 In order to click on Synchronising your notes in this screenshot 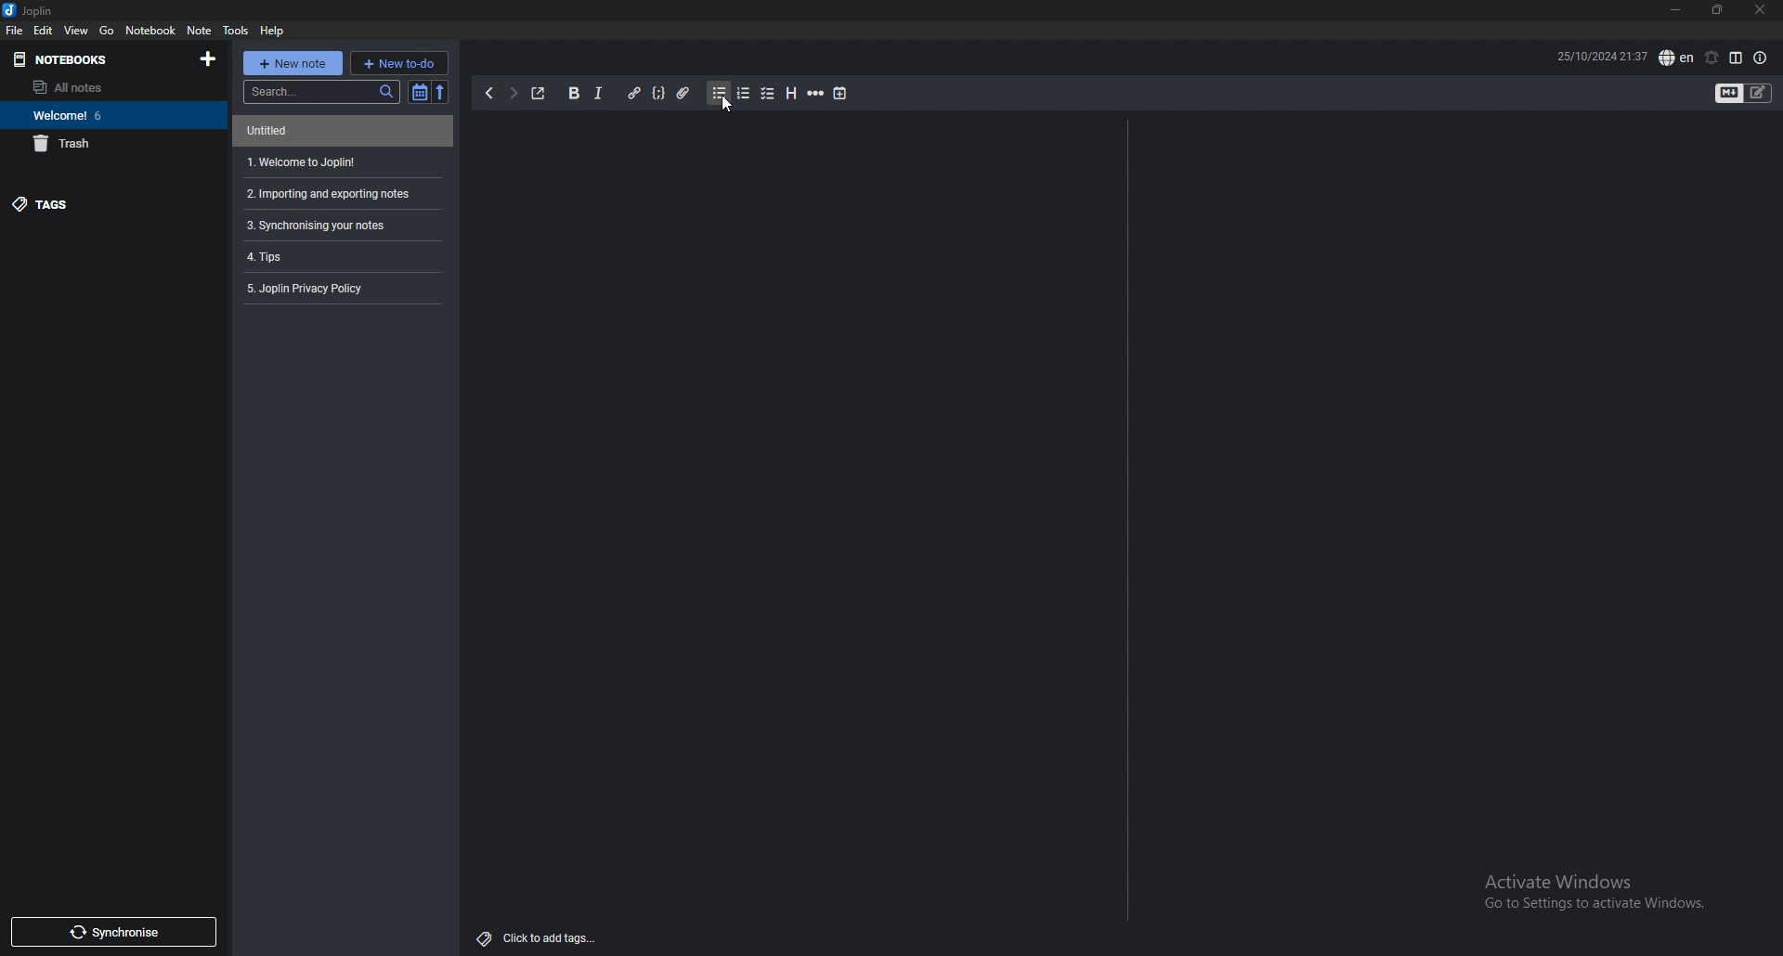, I will do `click(319, 227)`.